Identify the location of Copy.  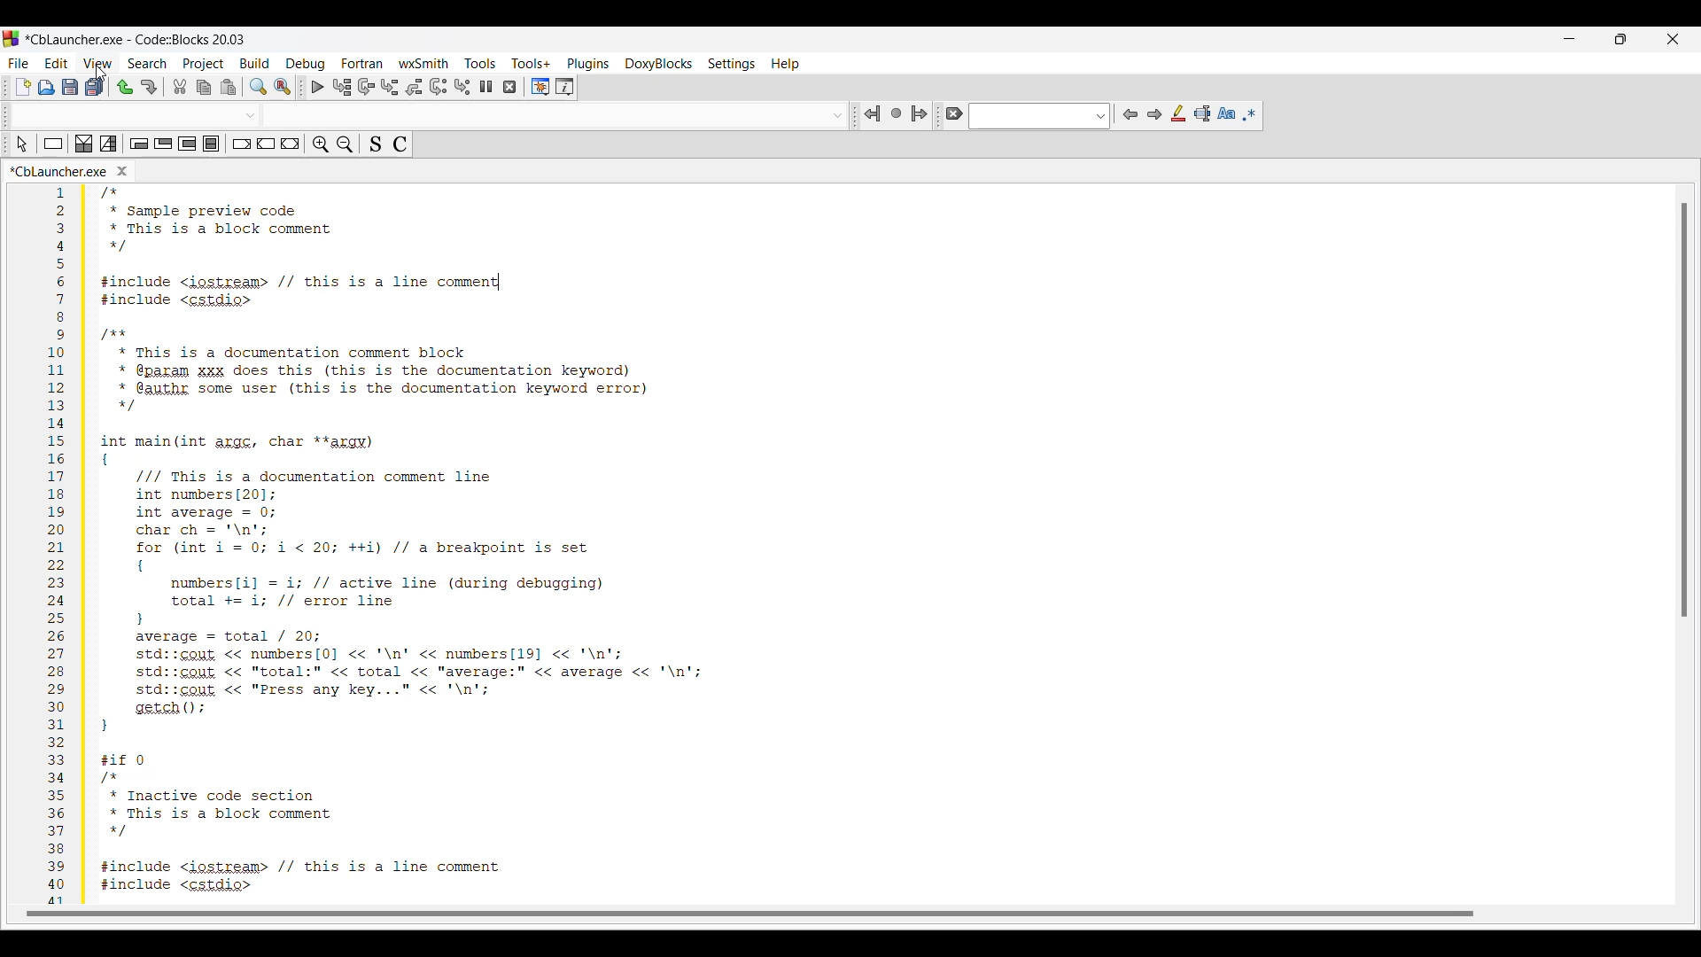
(204, 87).